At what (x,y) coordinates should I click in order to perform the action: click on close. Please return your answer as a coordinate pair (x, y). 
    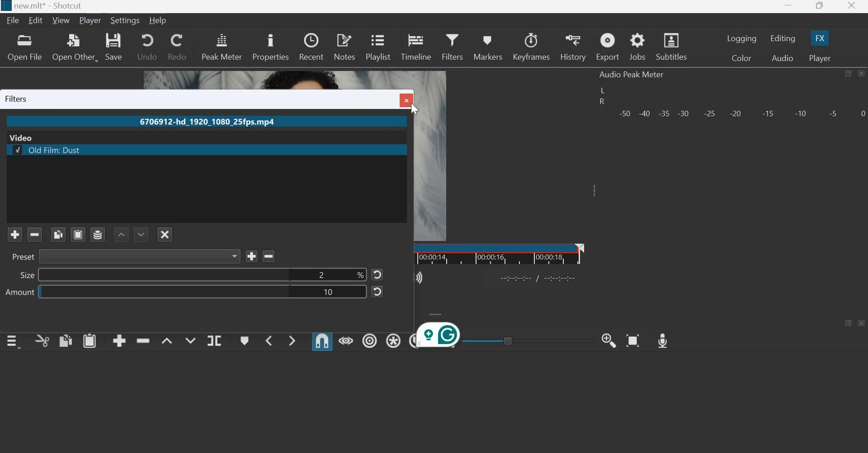
    Looking at the image, I should click on (862, 323).